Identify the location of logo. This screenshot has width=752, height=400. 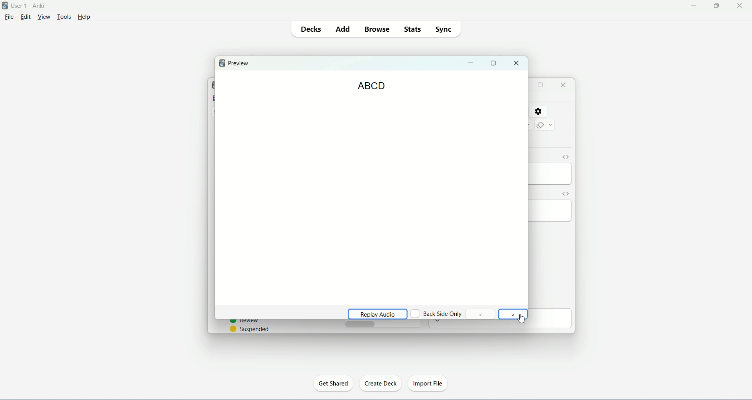
(223, 63).